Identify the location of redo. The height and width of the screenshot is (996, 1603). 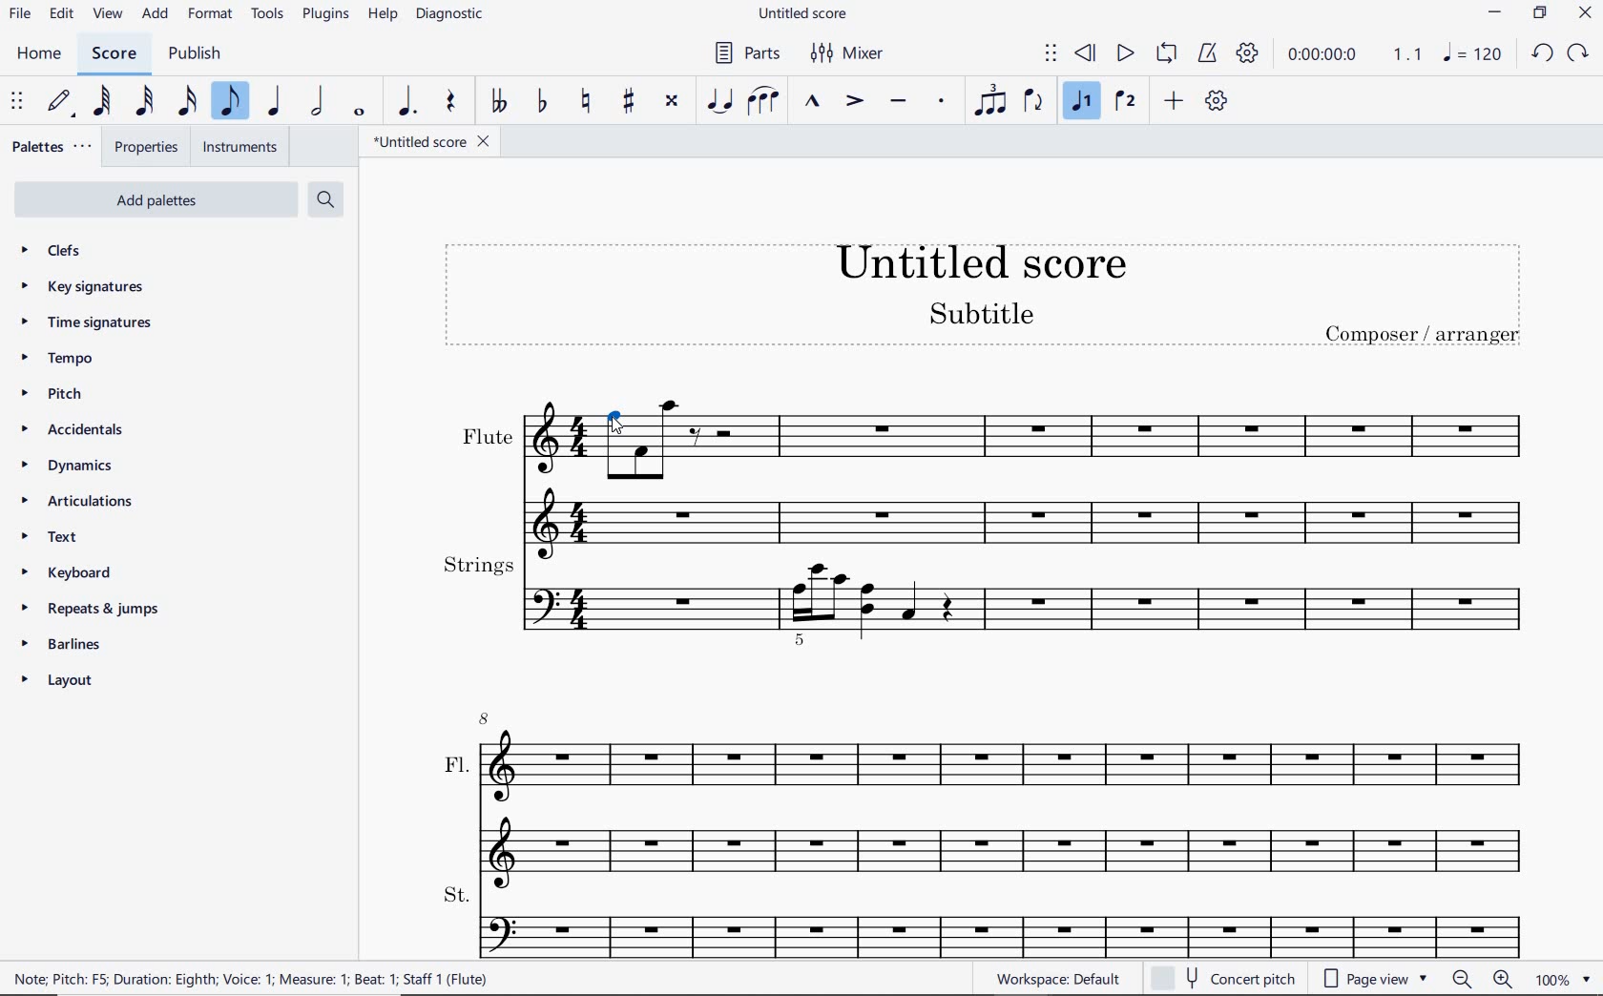
(1579, 53).